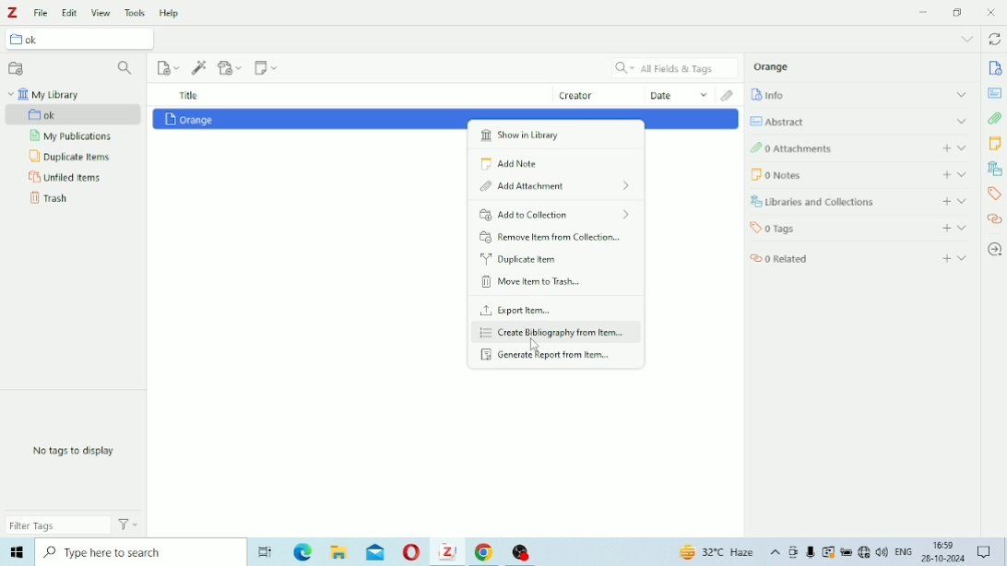  I want to click on 16:59, so click(944, 543).